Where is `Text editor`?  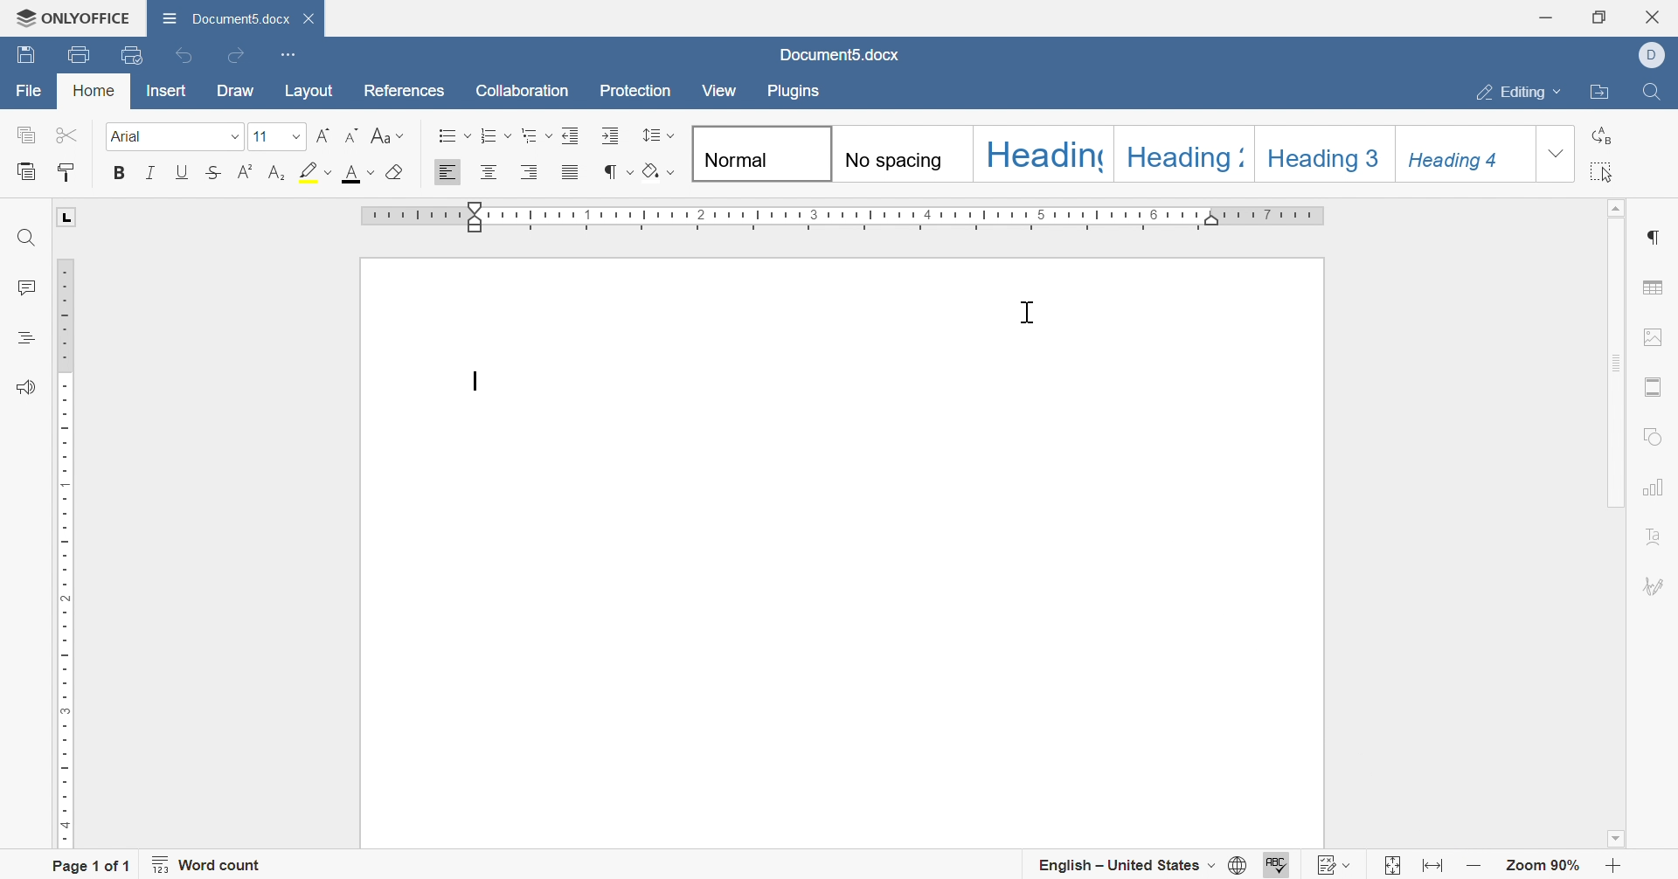 Text editor is located at coordinates (473, 382).